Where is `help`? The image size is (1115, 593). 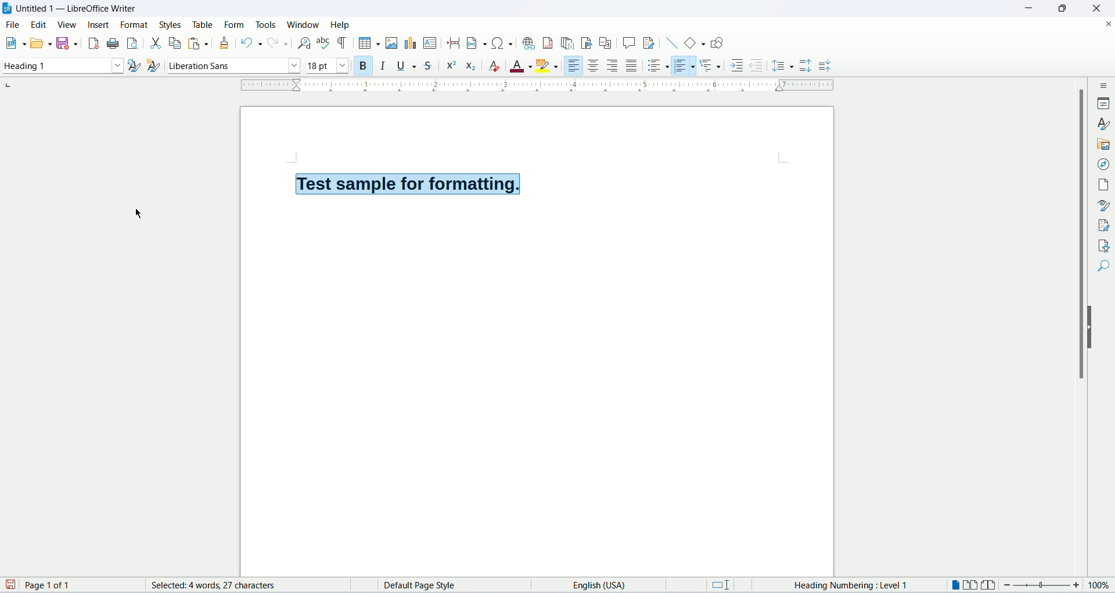 help is located at coordinates (340, 24).